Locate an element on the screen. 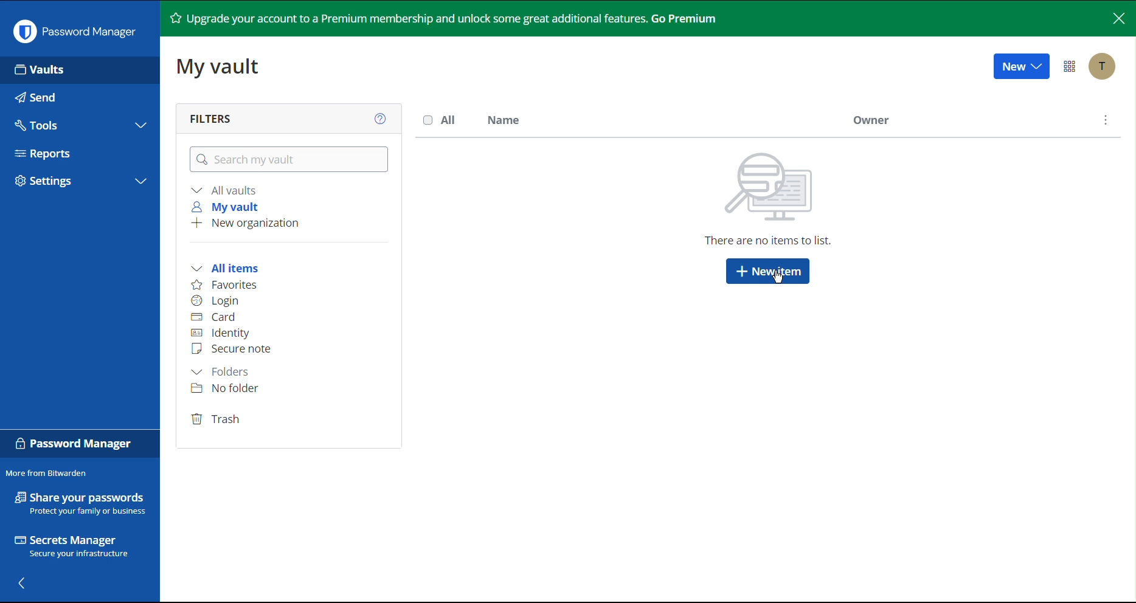 This screenshot has height=603, width=1136. New item is located at coordinates (768, 271).